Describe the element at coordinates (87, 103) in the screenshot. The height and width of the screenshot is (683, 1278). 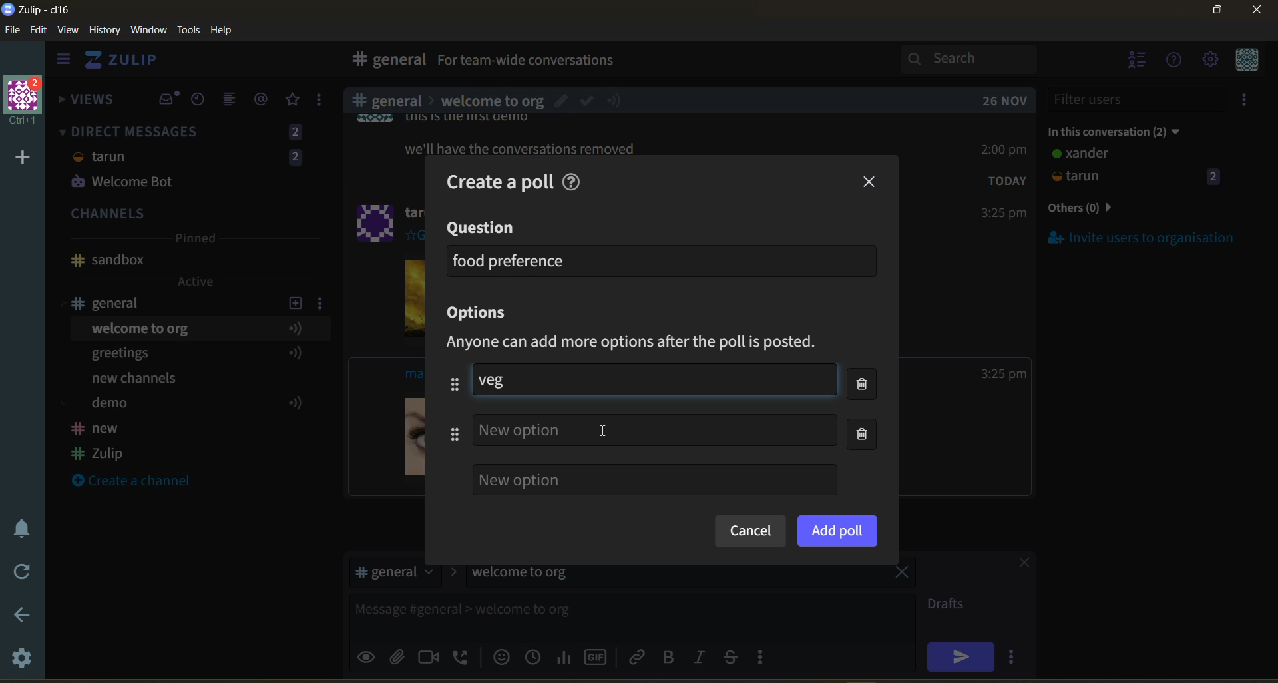
I see `views` at that location.